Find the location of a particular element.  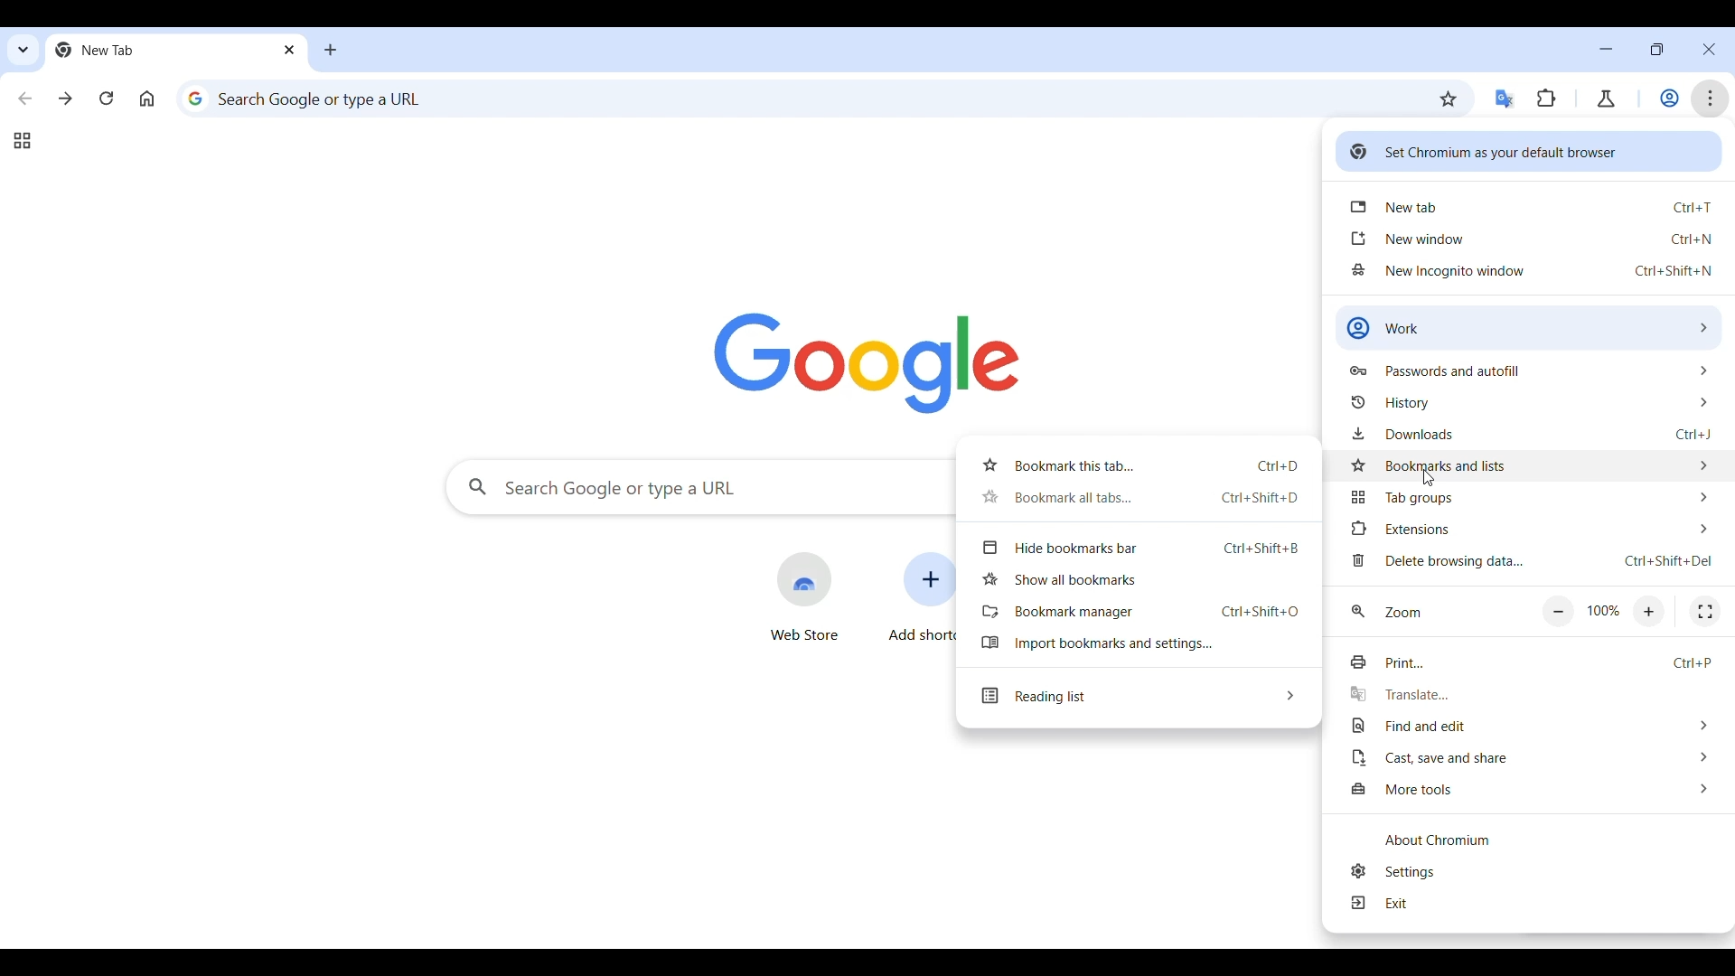

new window is located at coordinates (1533, 239).